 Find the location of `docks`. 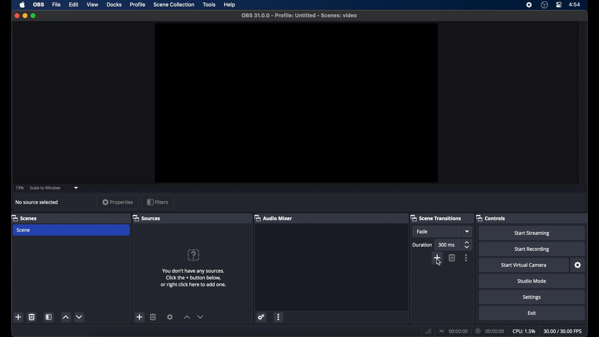

docks is located at coordinates (114, 5).